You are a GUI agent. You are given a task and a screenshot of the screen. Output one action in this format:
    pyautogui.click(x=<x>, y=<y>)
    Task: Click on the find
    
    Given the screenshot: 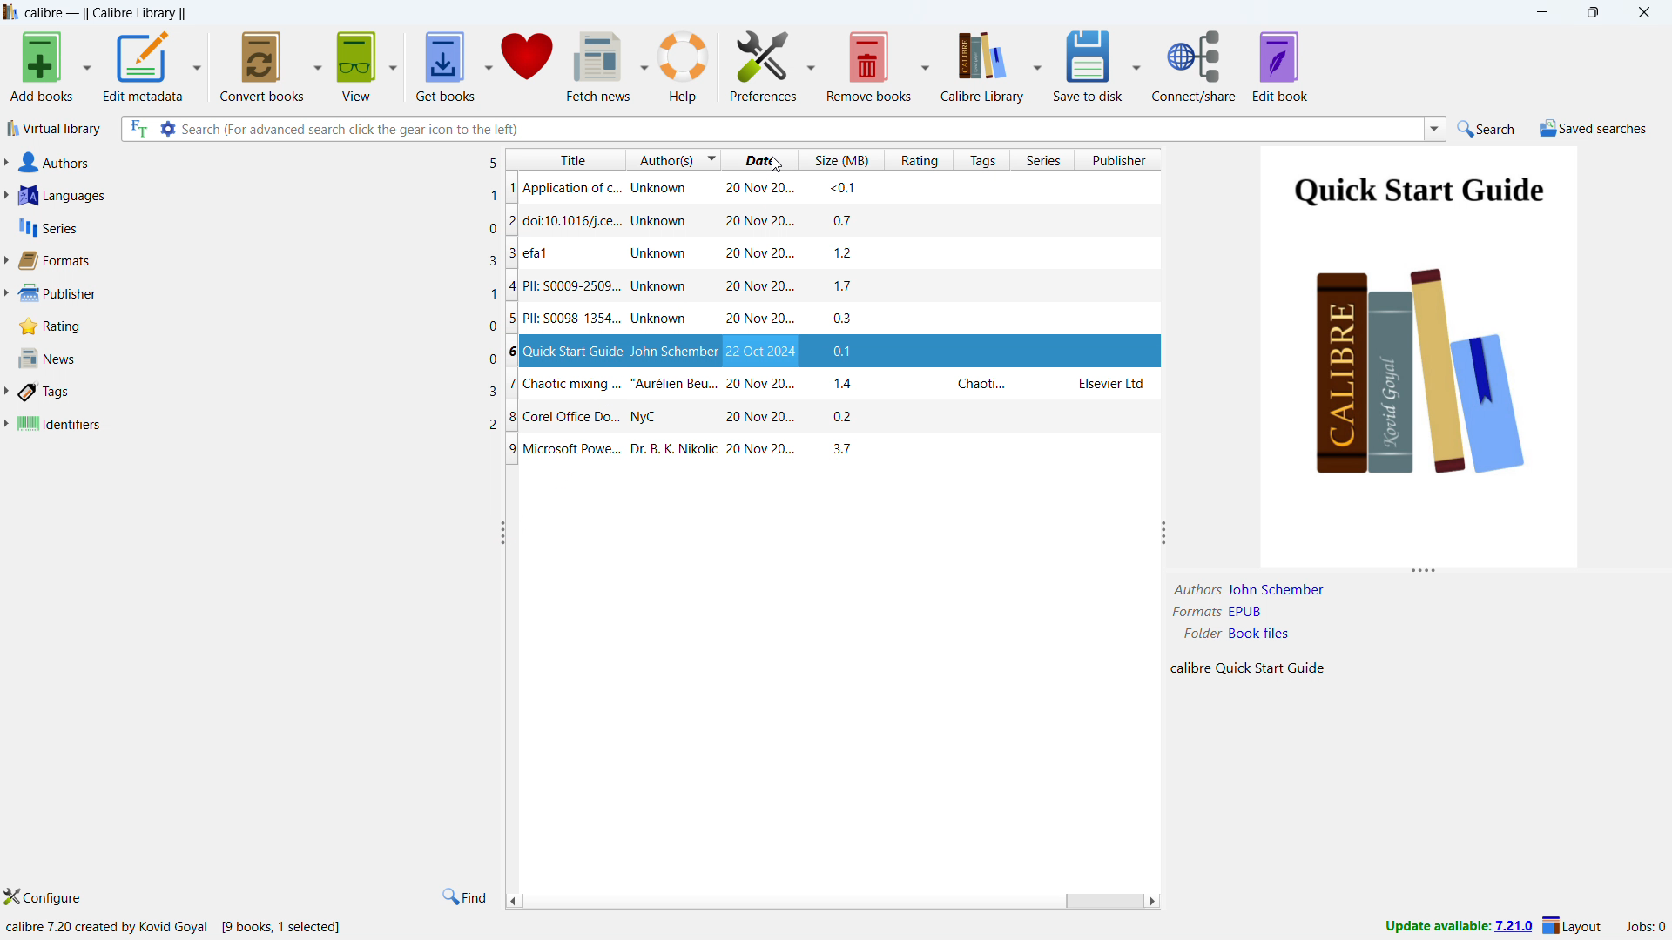 What is the action you would take?
    pyautogui.click(x=463, y=897)
    